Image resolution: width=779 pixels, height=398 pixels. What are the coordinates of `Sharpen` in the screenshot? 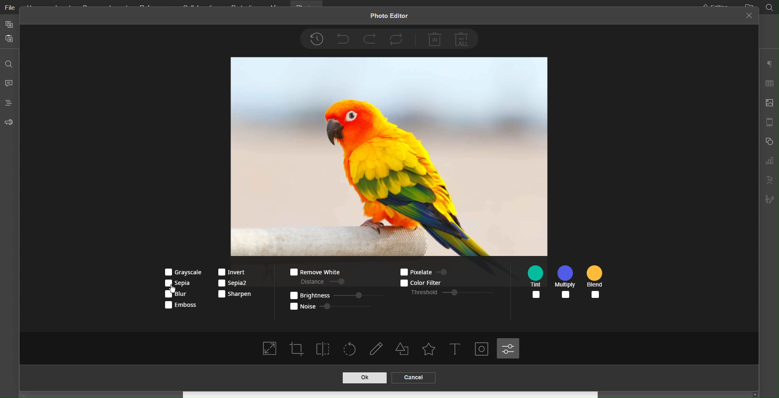 It's located at (235, 294).